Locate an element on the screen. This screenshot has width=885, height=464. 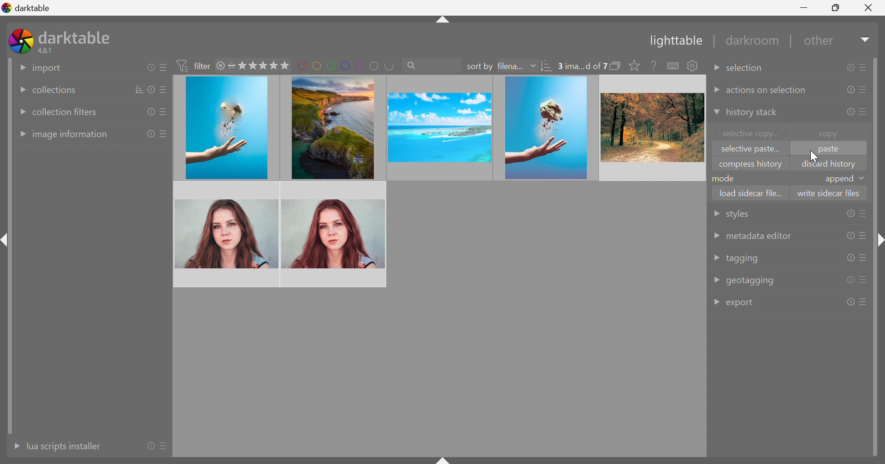
presets is located at coordinates (864, 214).